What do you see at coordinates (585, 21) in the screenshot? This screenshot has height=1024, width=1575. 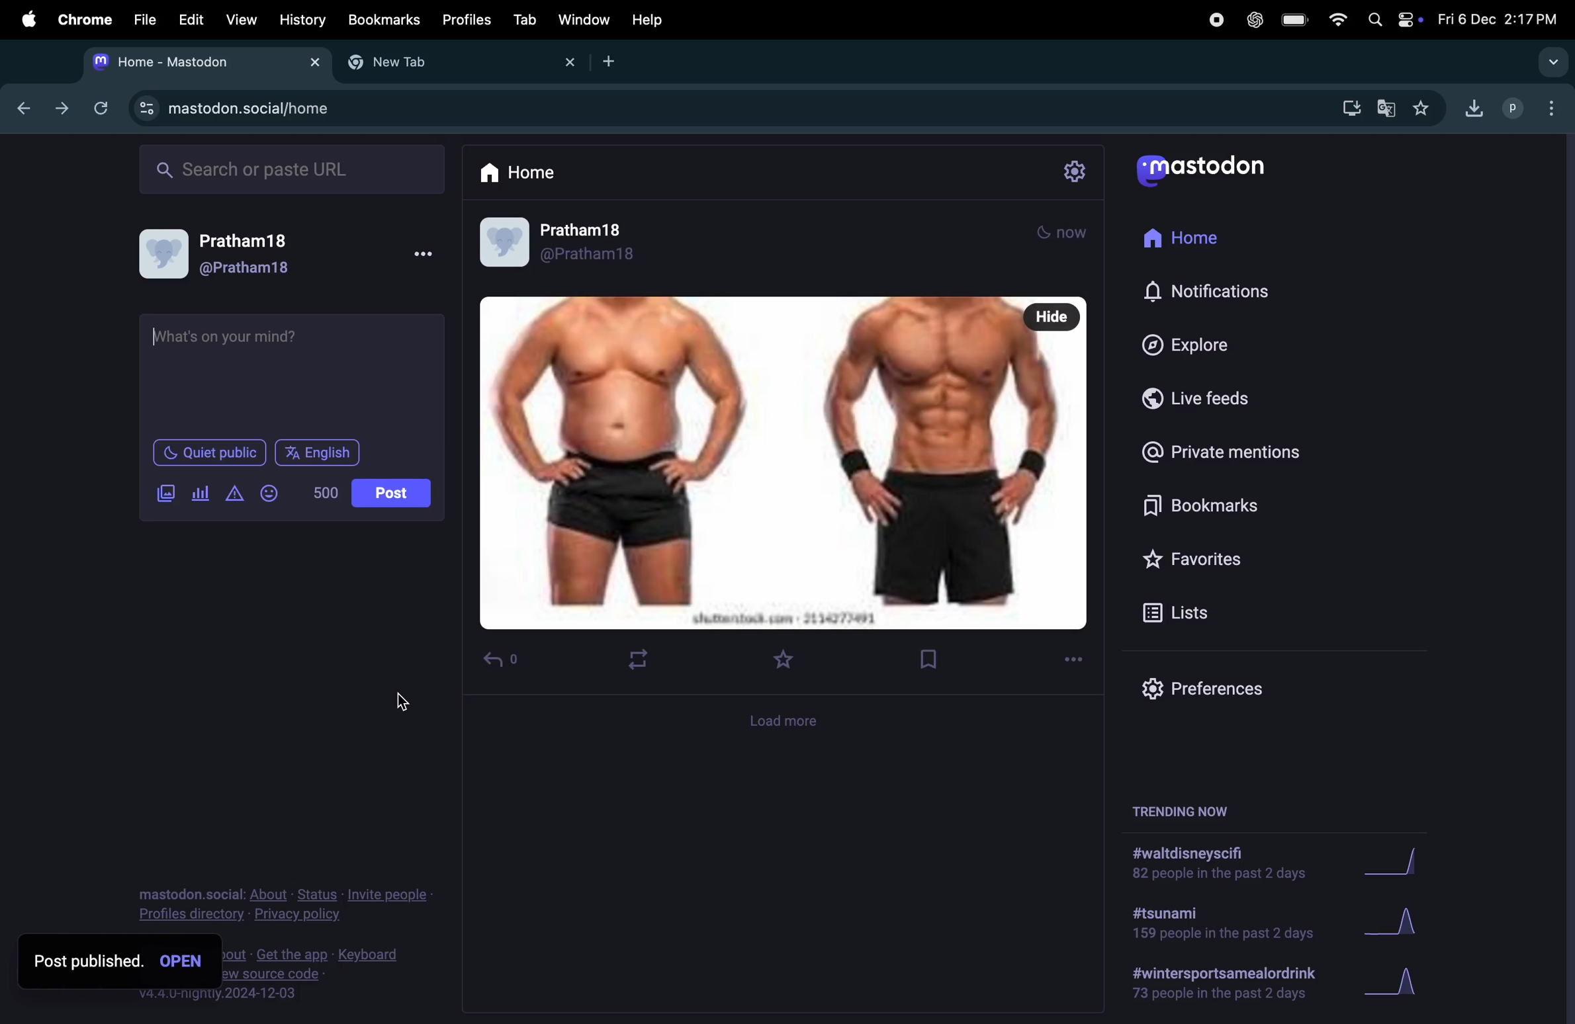 I see `window` at bounding box center [585, 21].